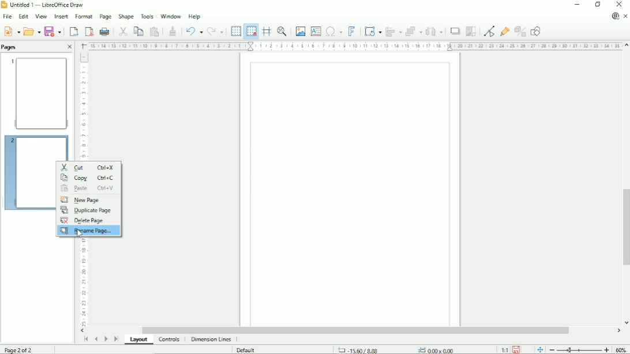 The width and height of the screenshot is (630, 354). Describe the element at coordinates (394, 31) in the screenshot. I see `Align objects` at that location.